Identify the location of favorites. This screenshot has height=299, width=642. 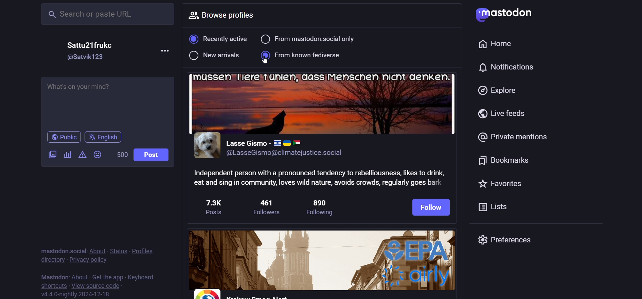
(506, 183).